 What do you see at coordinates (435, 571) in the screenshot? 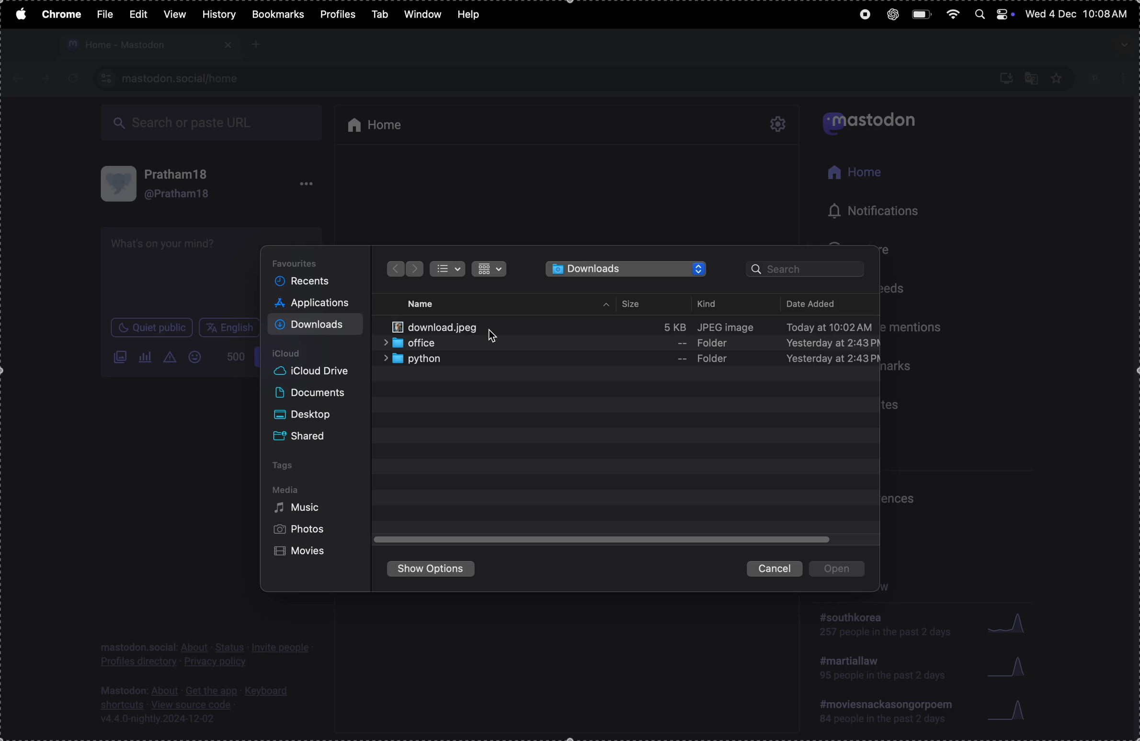
I see `show options` at bounding box center [435, 571].